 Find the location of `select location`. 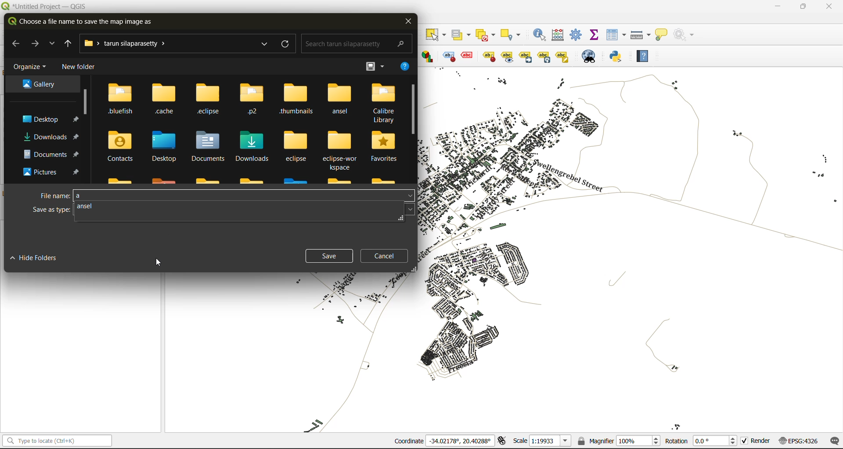

select location is located at coordinates (514, 34).